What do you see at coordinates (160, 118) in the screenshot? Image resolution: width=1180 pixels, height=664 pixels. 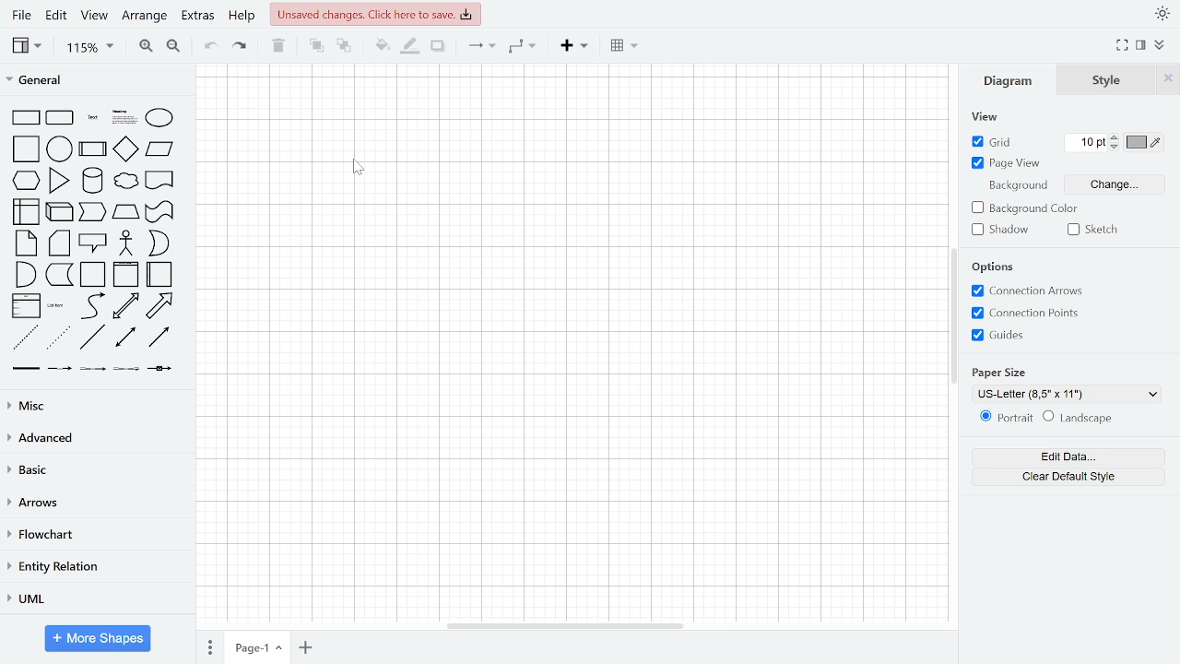 I see `ellipse` at bounding box center [160, 118].